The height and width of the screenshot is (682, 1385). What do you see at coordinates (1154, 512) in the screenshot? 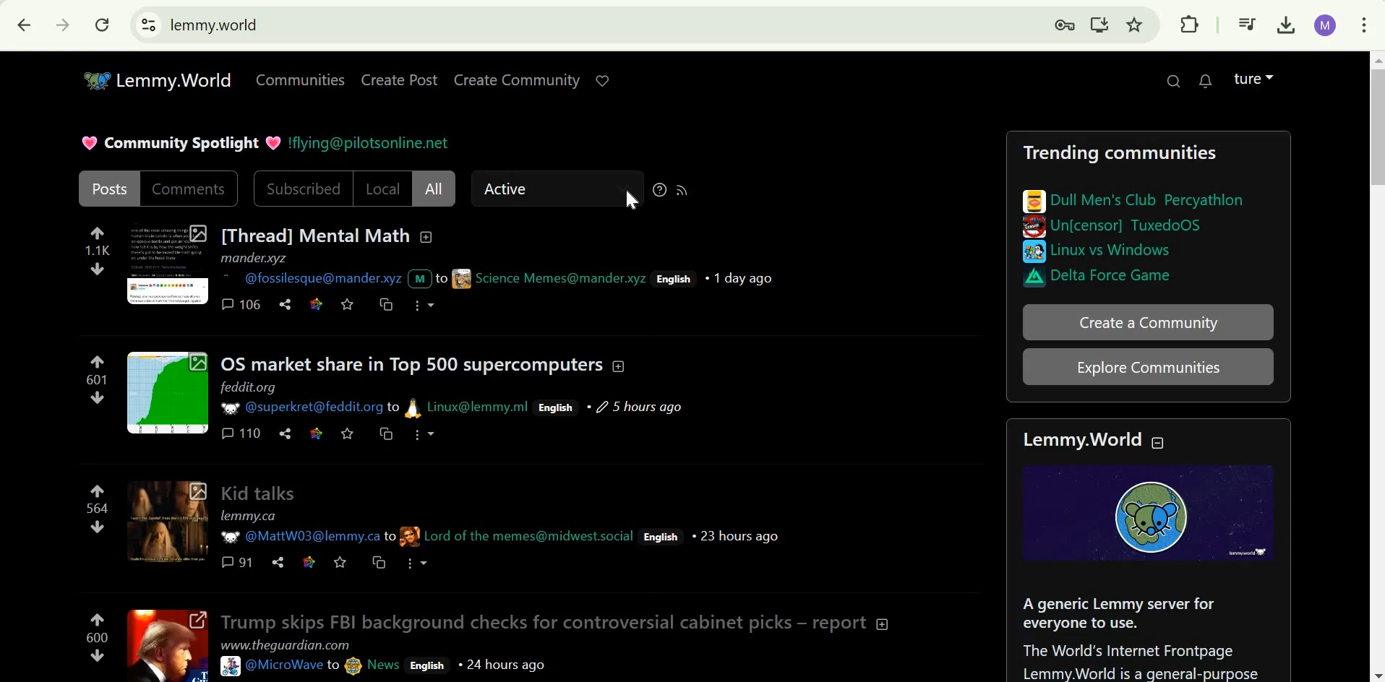
I see `Logo` at bounding box center [1154, 512].